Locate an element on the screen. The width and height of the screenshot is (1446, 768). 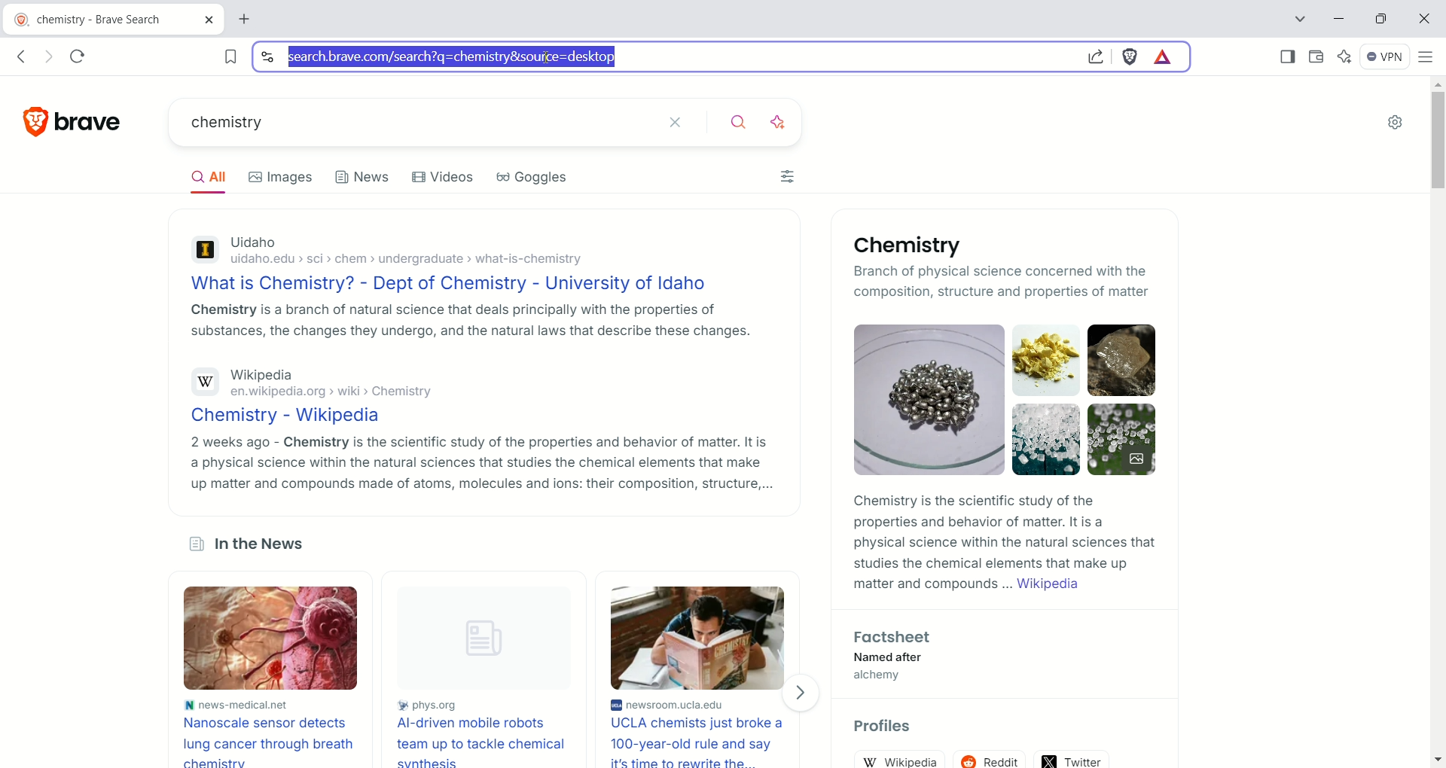
uidaho.edu > sci > chem > undergraduate > what-is-chemistry is located at coordinates (414, 261).